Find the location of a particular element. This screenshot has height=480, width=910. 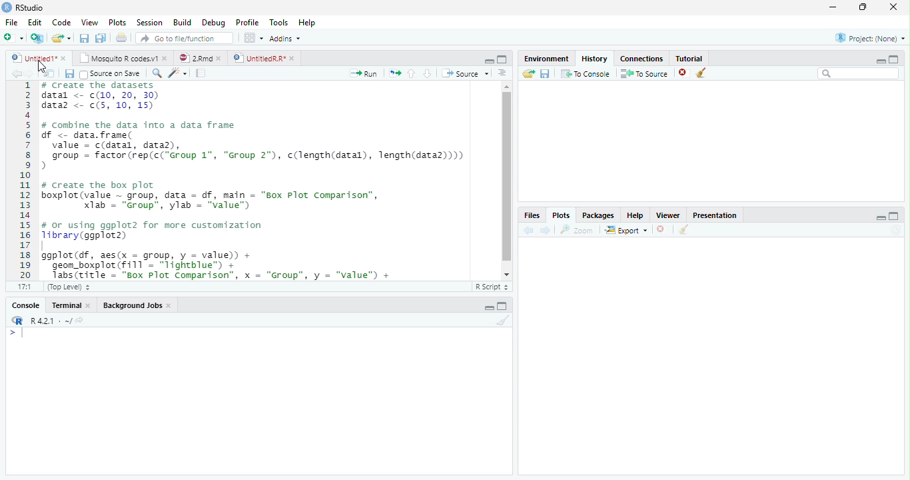

R 4.2.1 . ~/ is located at coordinates (51, 320).